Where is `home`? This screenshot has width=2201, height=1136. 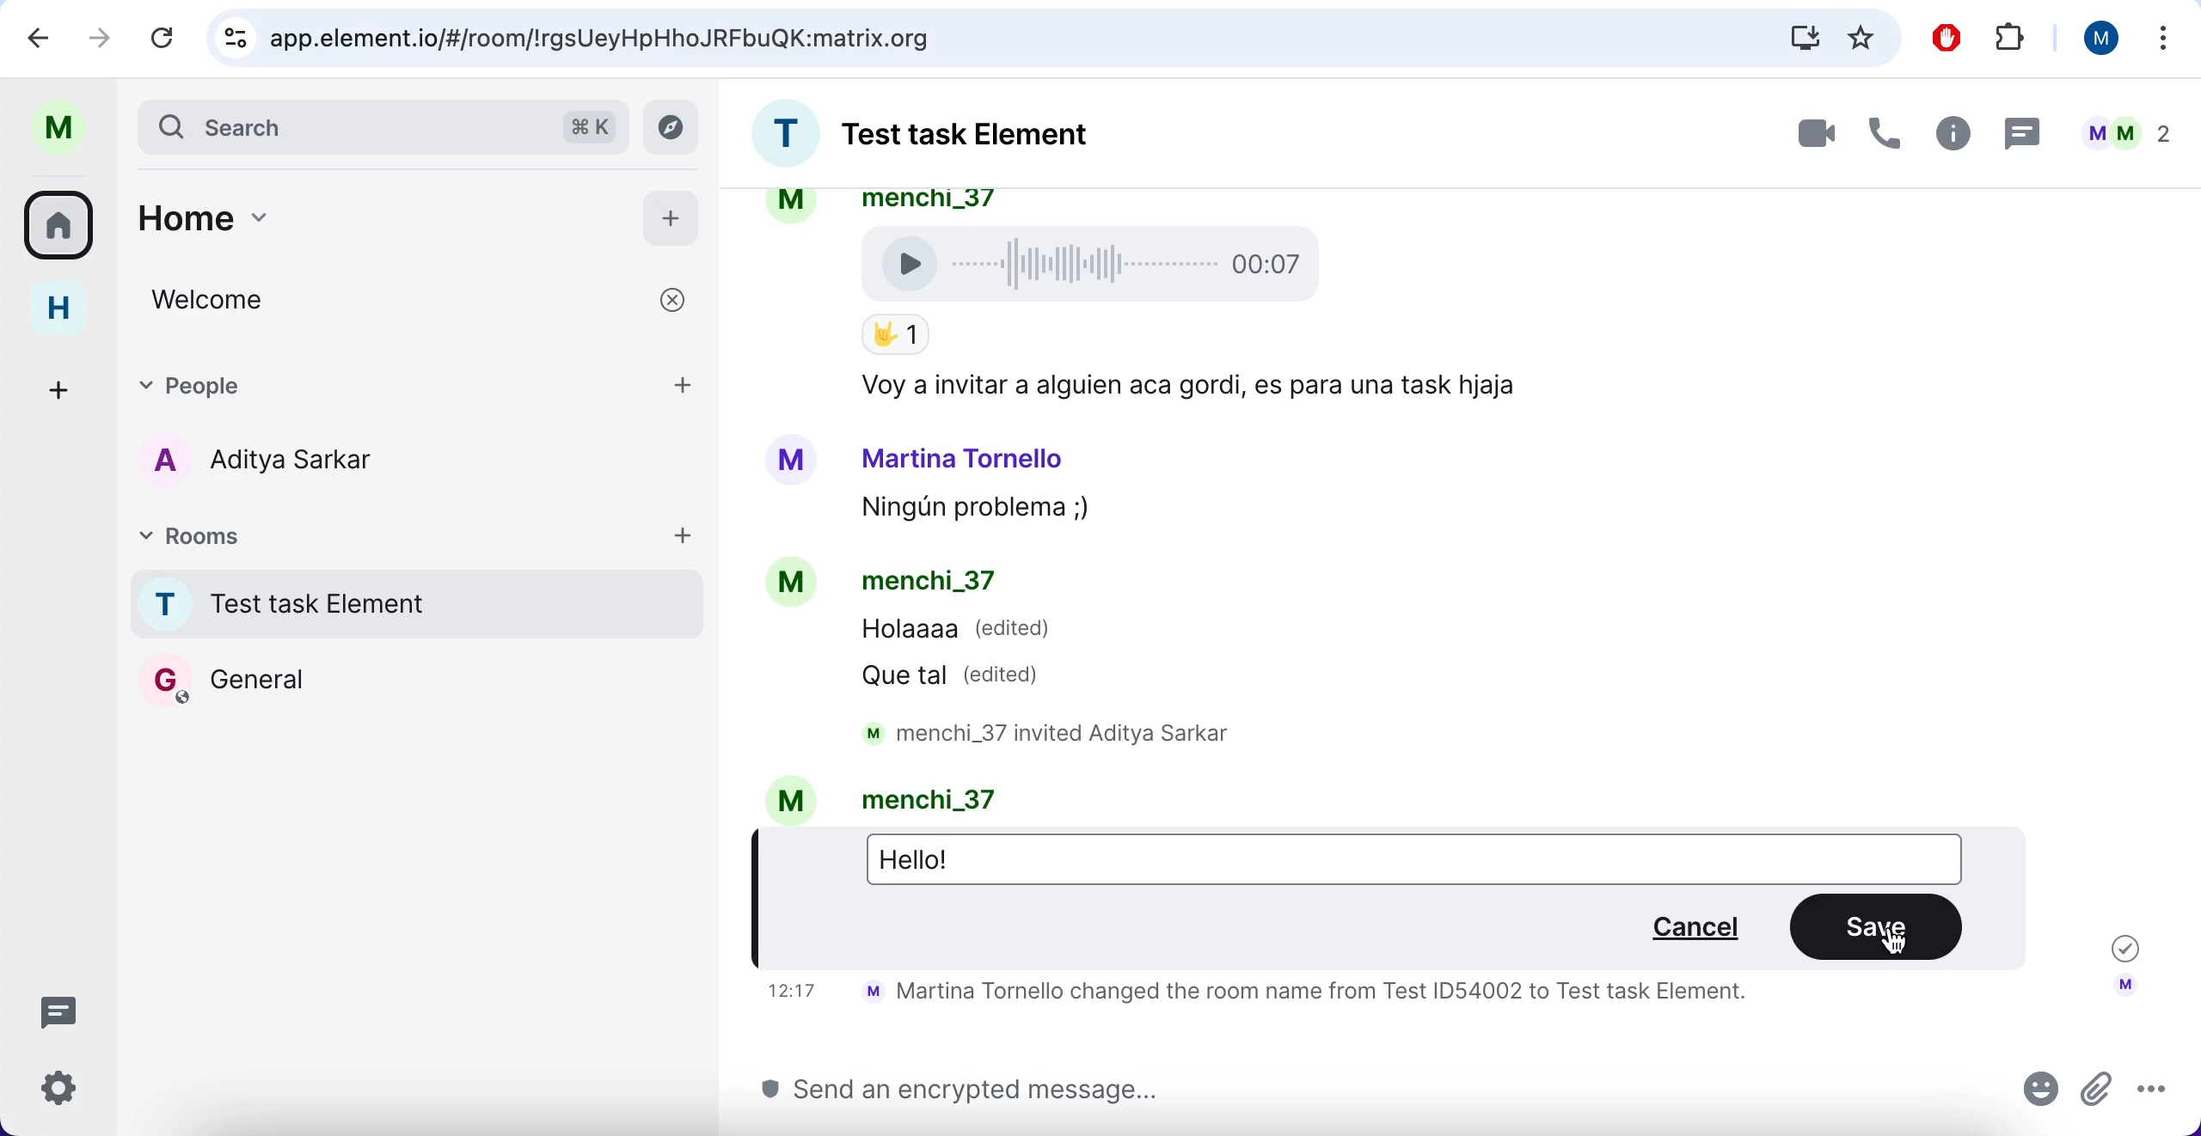 home is located at coordinates (367, 212).